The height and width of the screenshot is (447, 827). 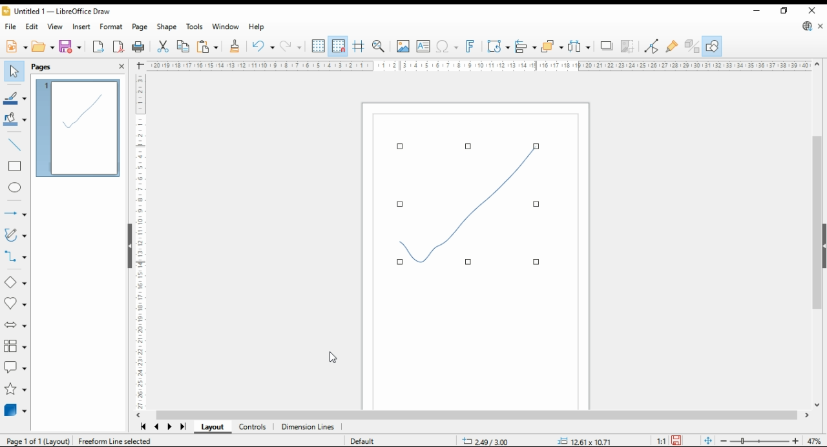 I want to click on restore, so click(x=784, y=11).